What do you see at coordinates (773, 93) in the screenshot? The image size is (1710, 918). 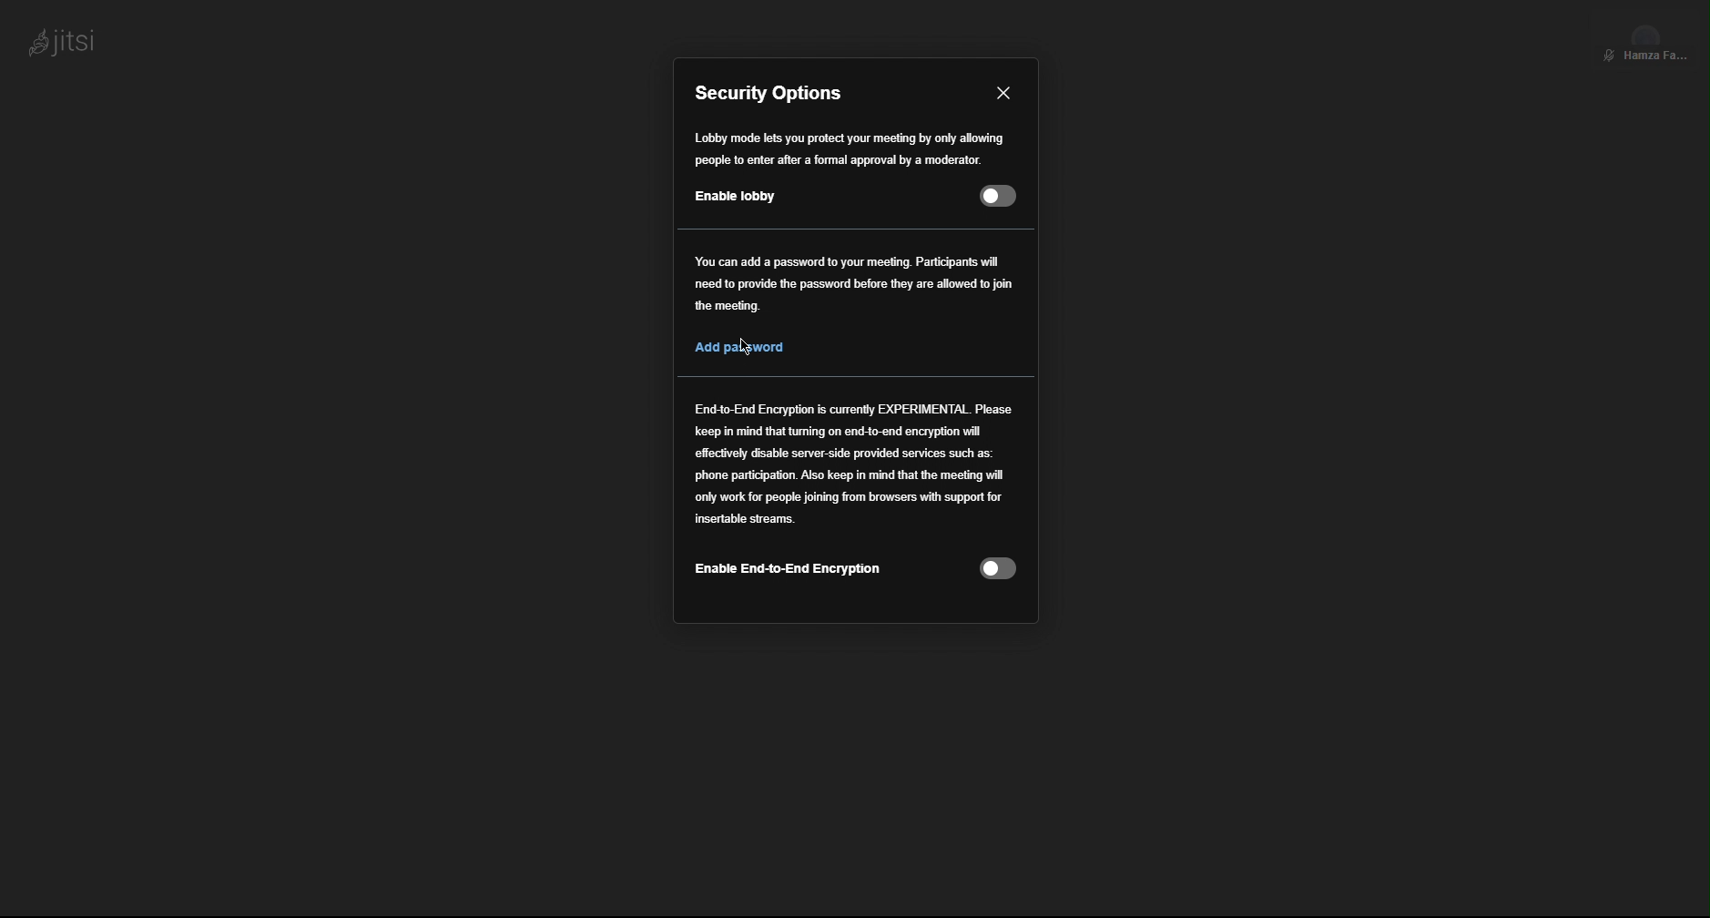 I see `Security Options` at bounding box center [773, 93].